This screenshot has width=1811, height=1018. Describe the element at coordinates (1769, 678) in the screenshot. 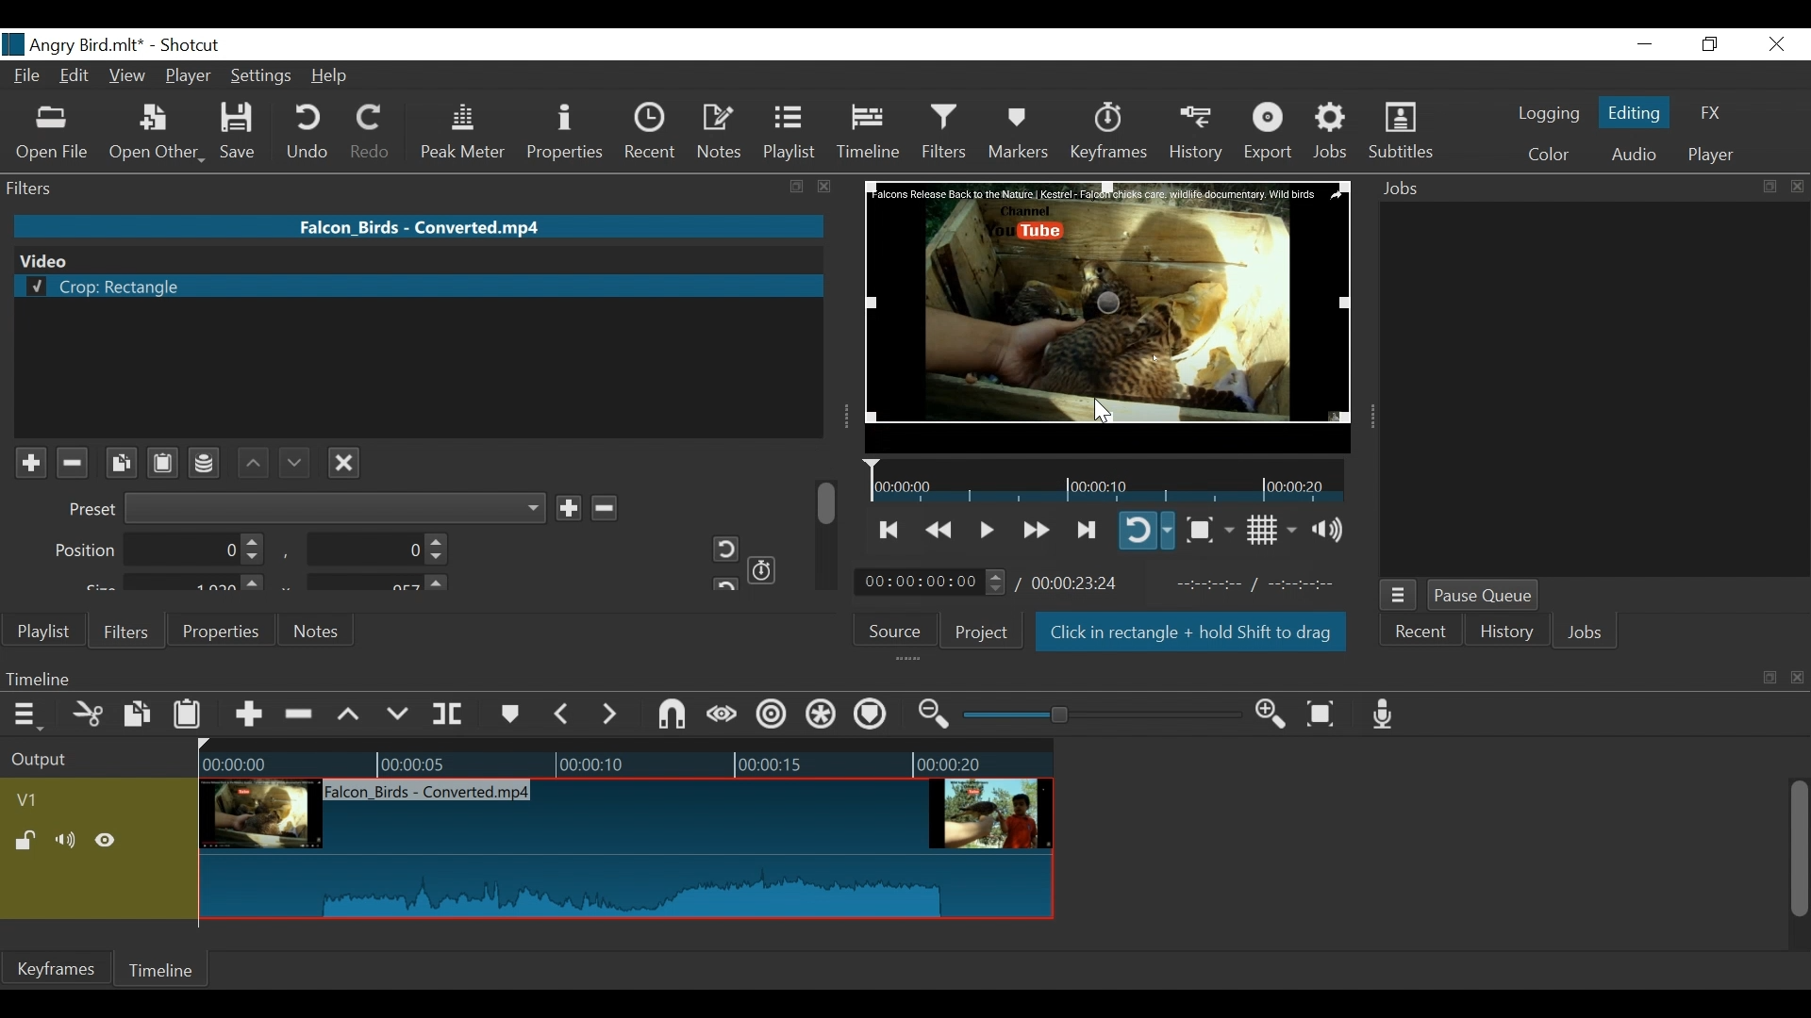

I see `copy` at that location.